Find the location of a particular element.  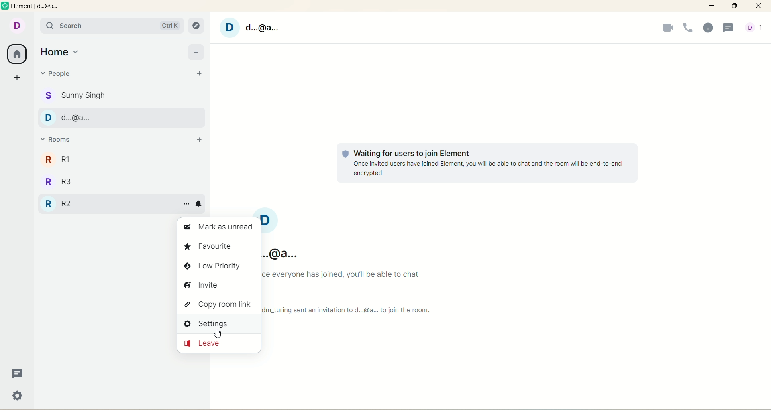

R2 is located at coordinates (105, 203).